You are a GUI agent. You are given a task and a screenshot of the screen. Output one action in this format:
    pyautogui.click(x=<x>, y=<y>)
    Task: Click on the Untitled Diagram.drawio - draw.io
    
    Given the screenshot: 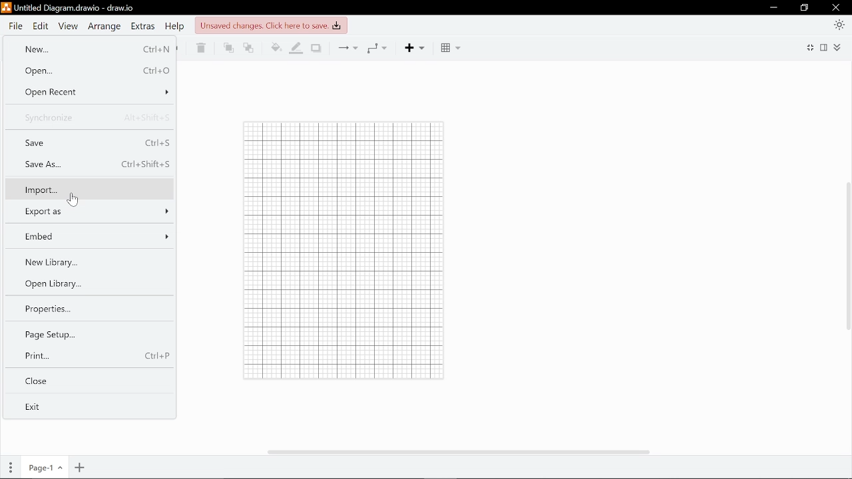 What is the action you would take?
    pyautogui.click(x=77, y=8)
    